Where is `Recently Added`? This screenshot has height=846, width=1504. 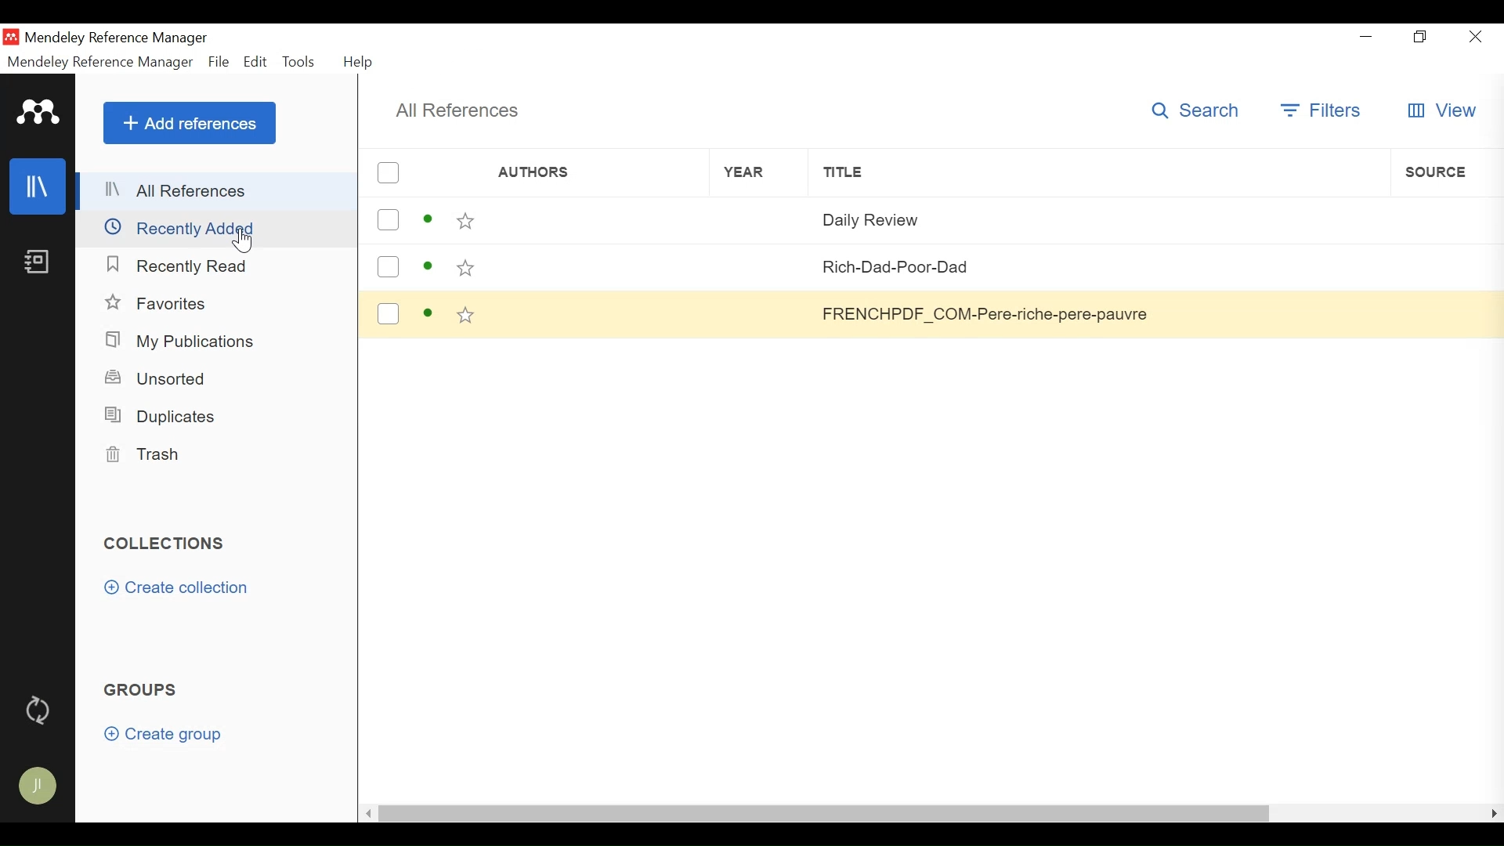 Recently Added is located at coordinates (214, 229).